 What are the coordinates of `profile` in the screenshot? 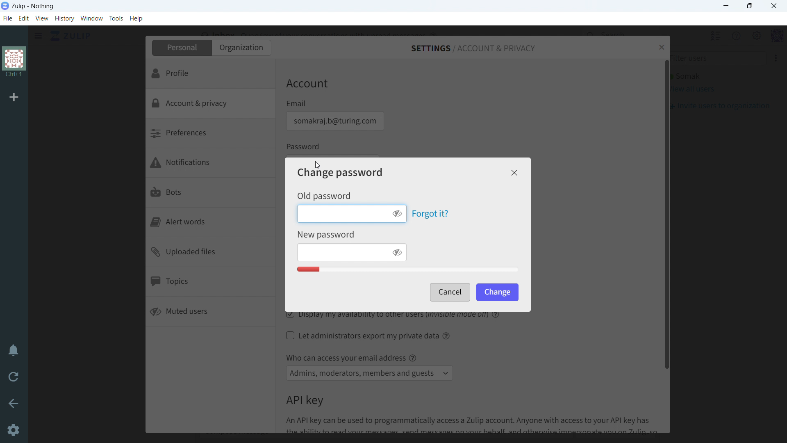 It's located at (210, 73).